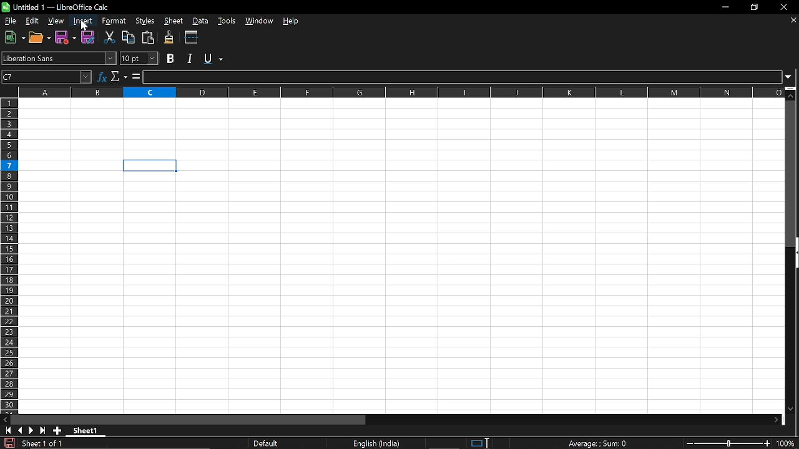  What do you see at coordinates (31, 430) in the screenshot?
I see `Next sheet` at bounding box center [31, 430].